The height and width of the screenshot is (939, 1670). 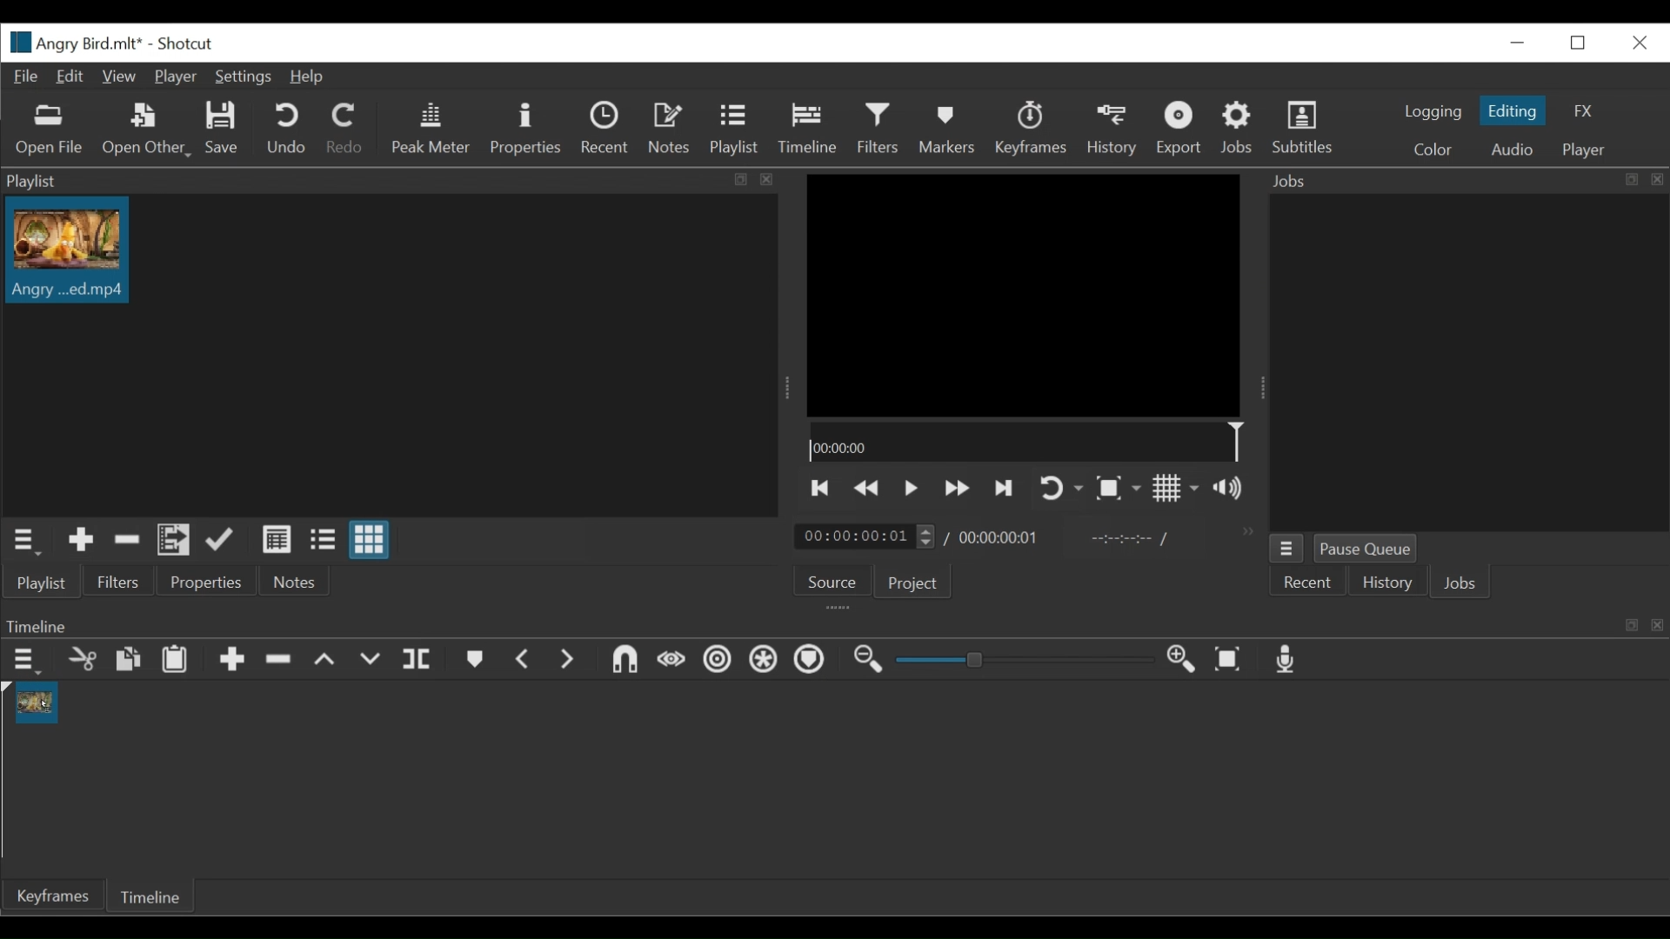 What do you see at coordinates (1513, 110) in the screenshot?
I see `Editing` at bounding box center [1513, 110].